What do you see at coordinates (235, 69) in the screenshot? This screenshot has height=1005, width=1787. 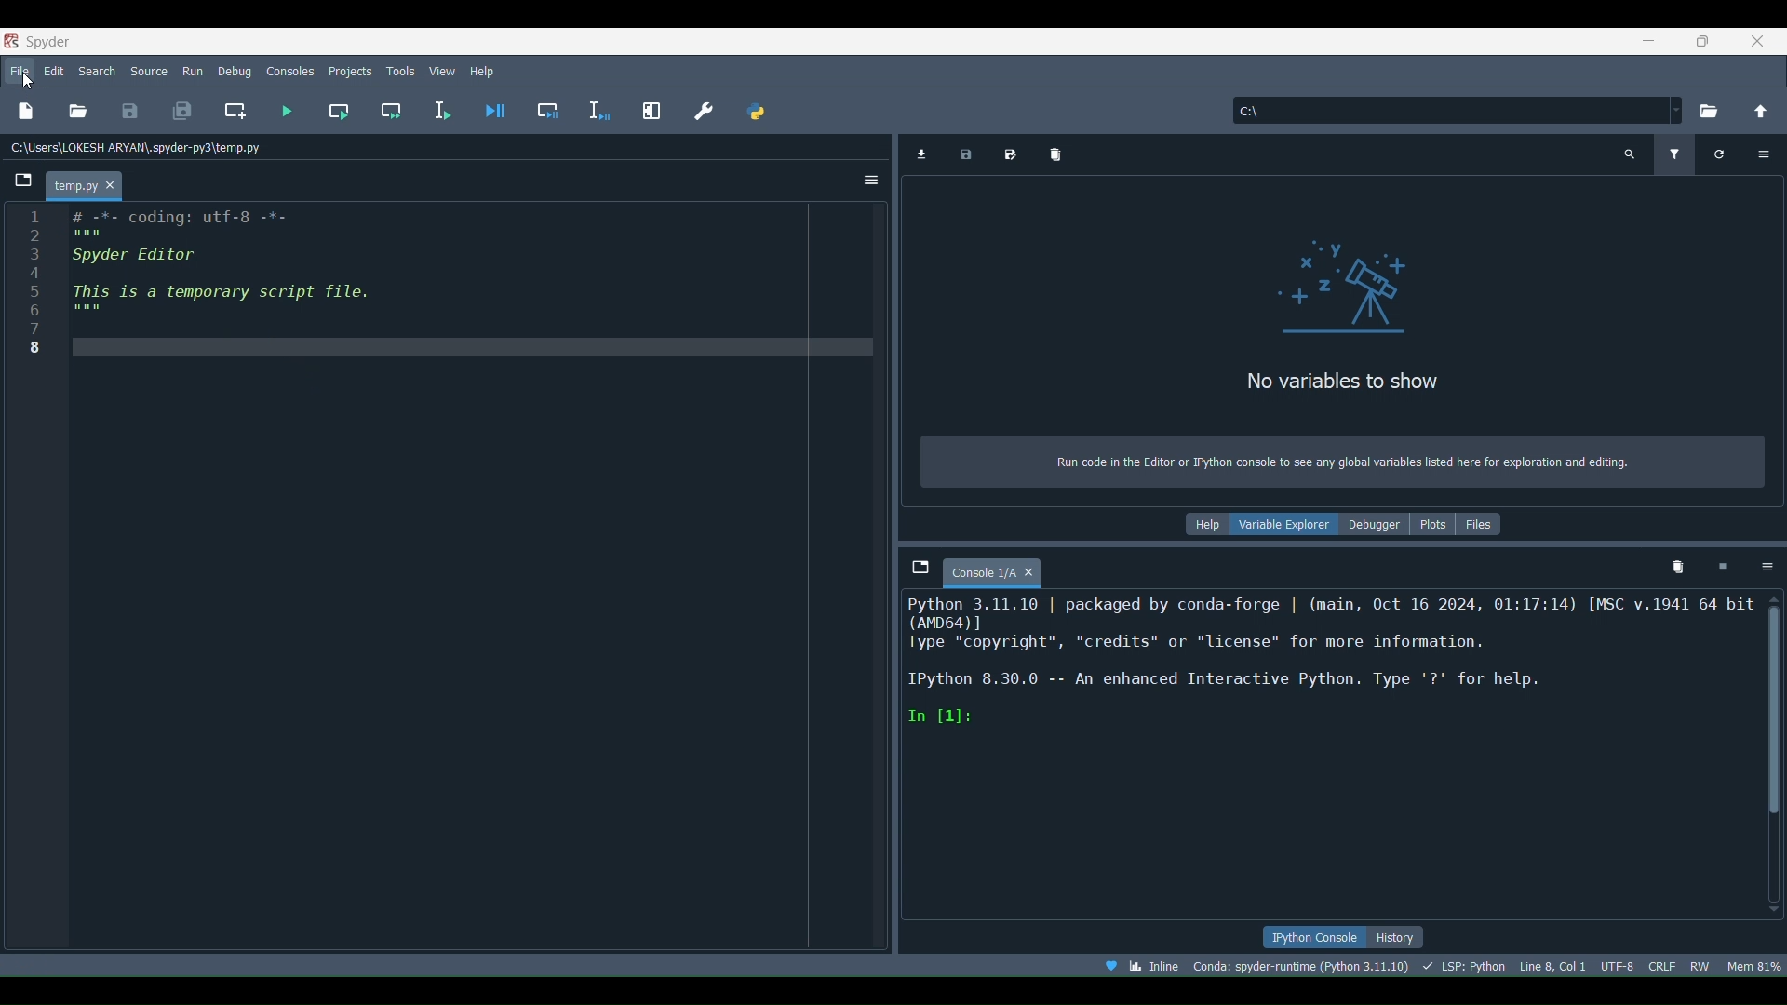 I see `Debug` at bounding box center [235, 69].